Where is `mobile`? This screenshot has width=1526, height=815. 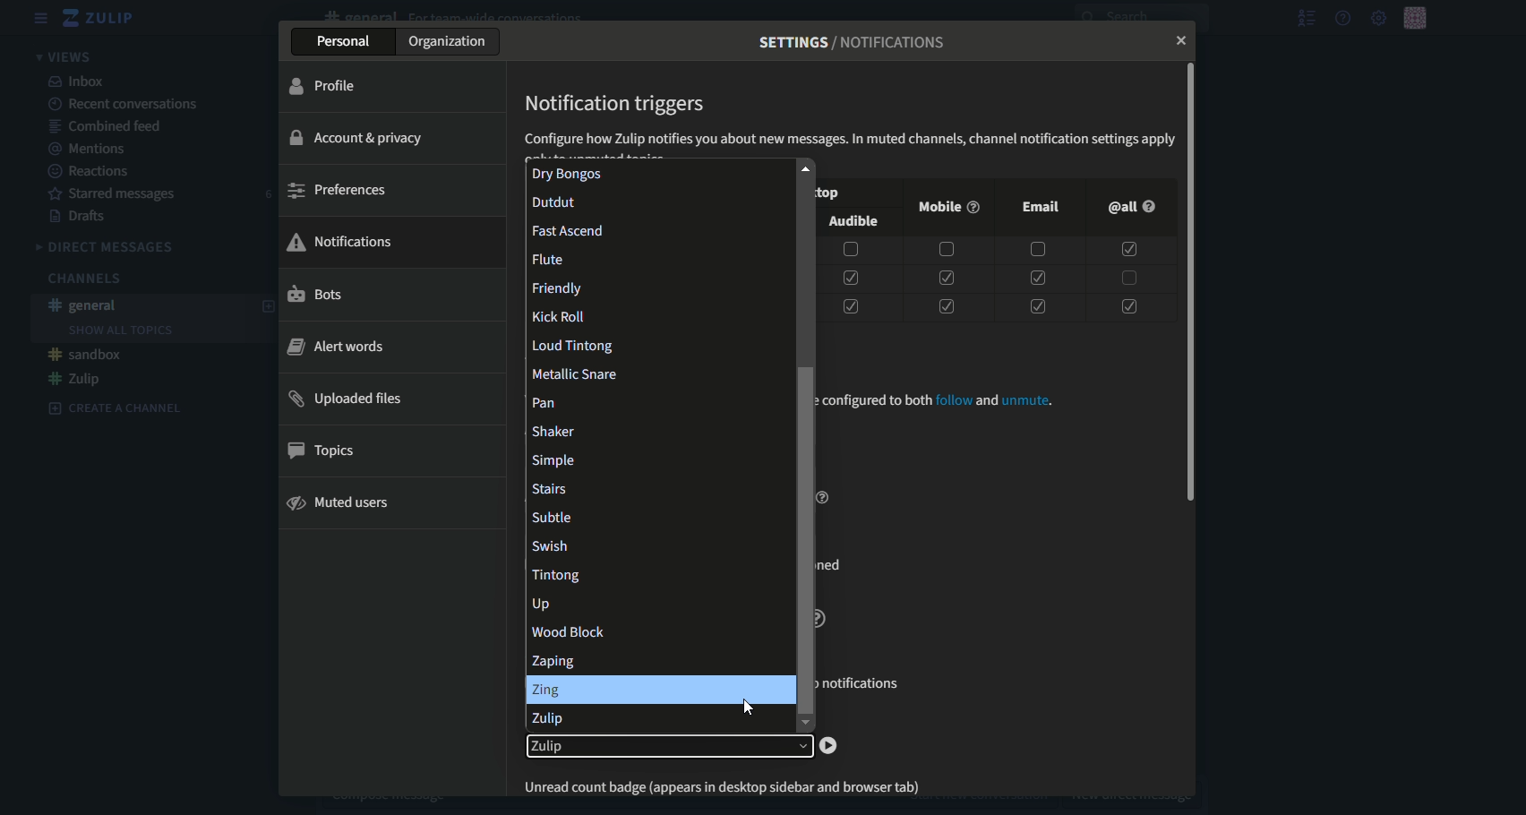 mobile is located at coordinates (946, 208).